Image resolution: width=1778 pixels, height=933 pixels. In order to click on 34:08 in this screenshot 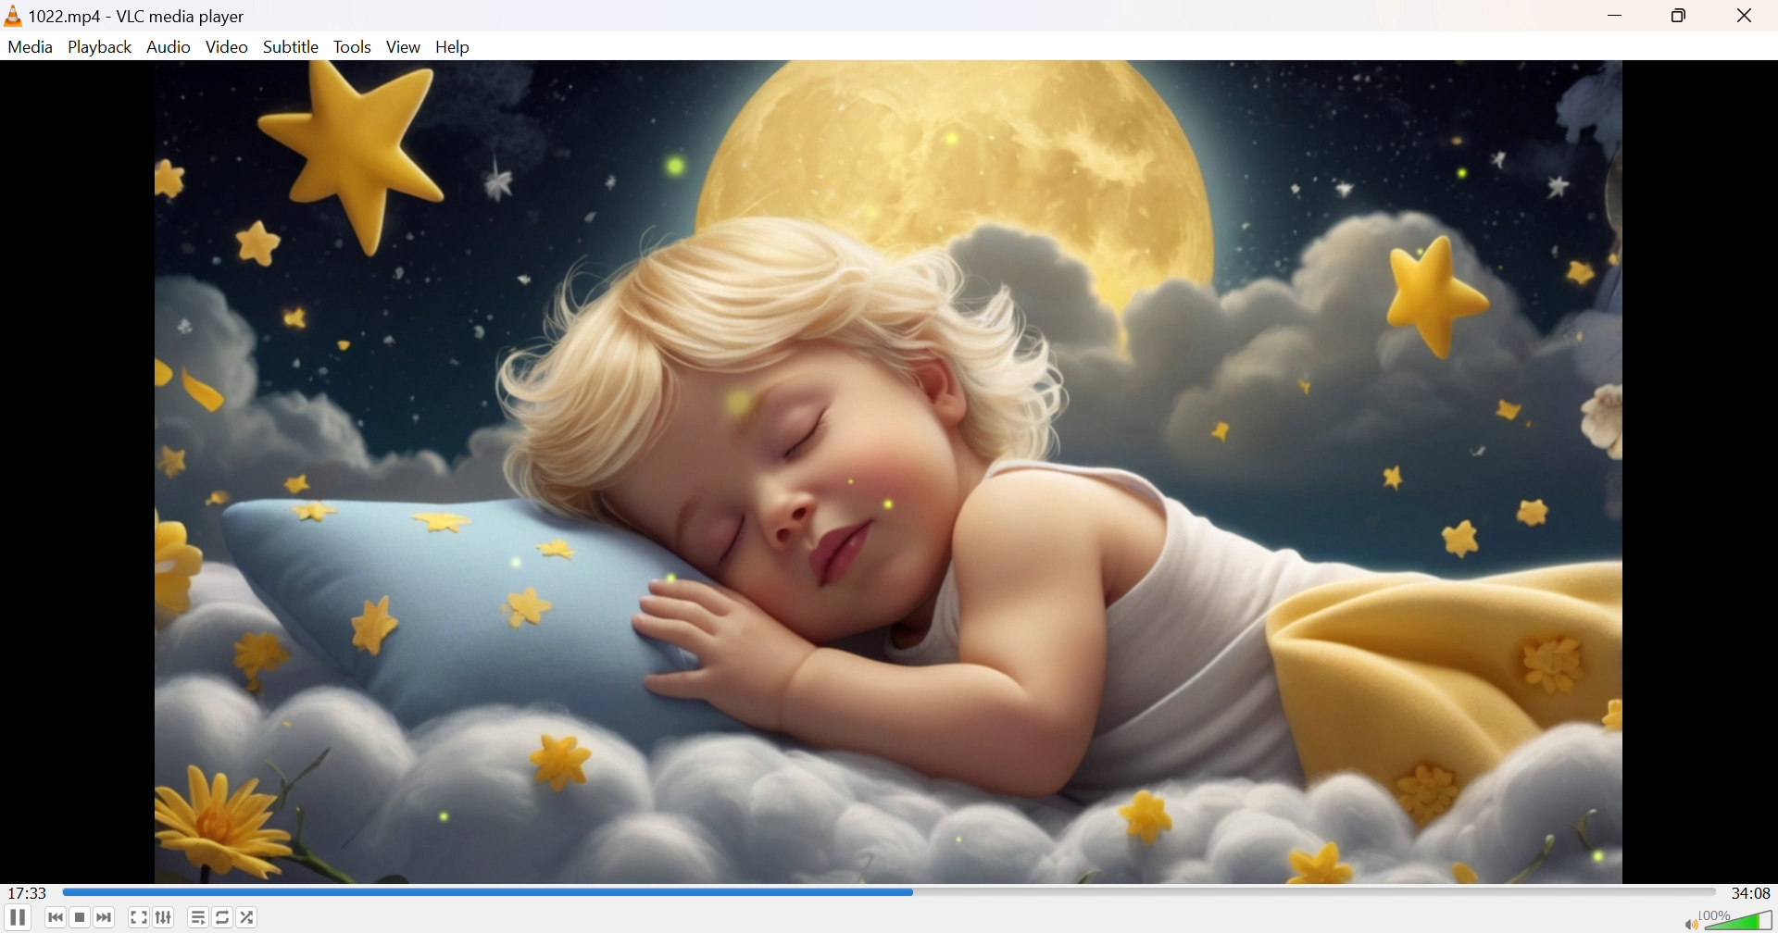, I will do `click(1751, 891)`.